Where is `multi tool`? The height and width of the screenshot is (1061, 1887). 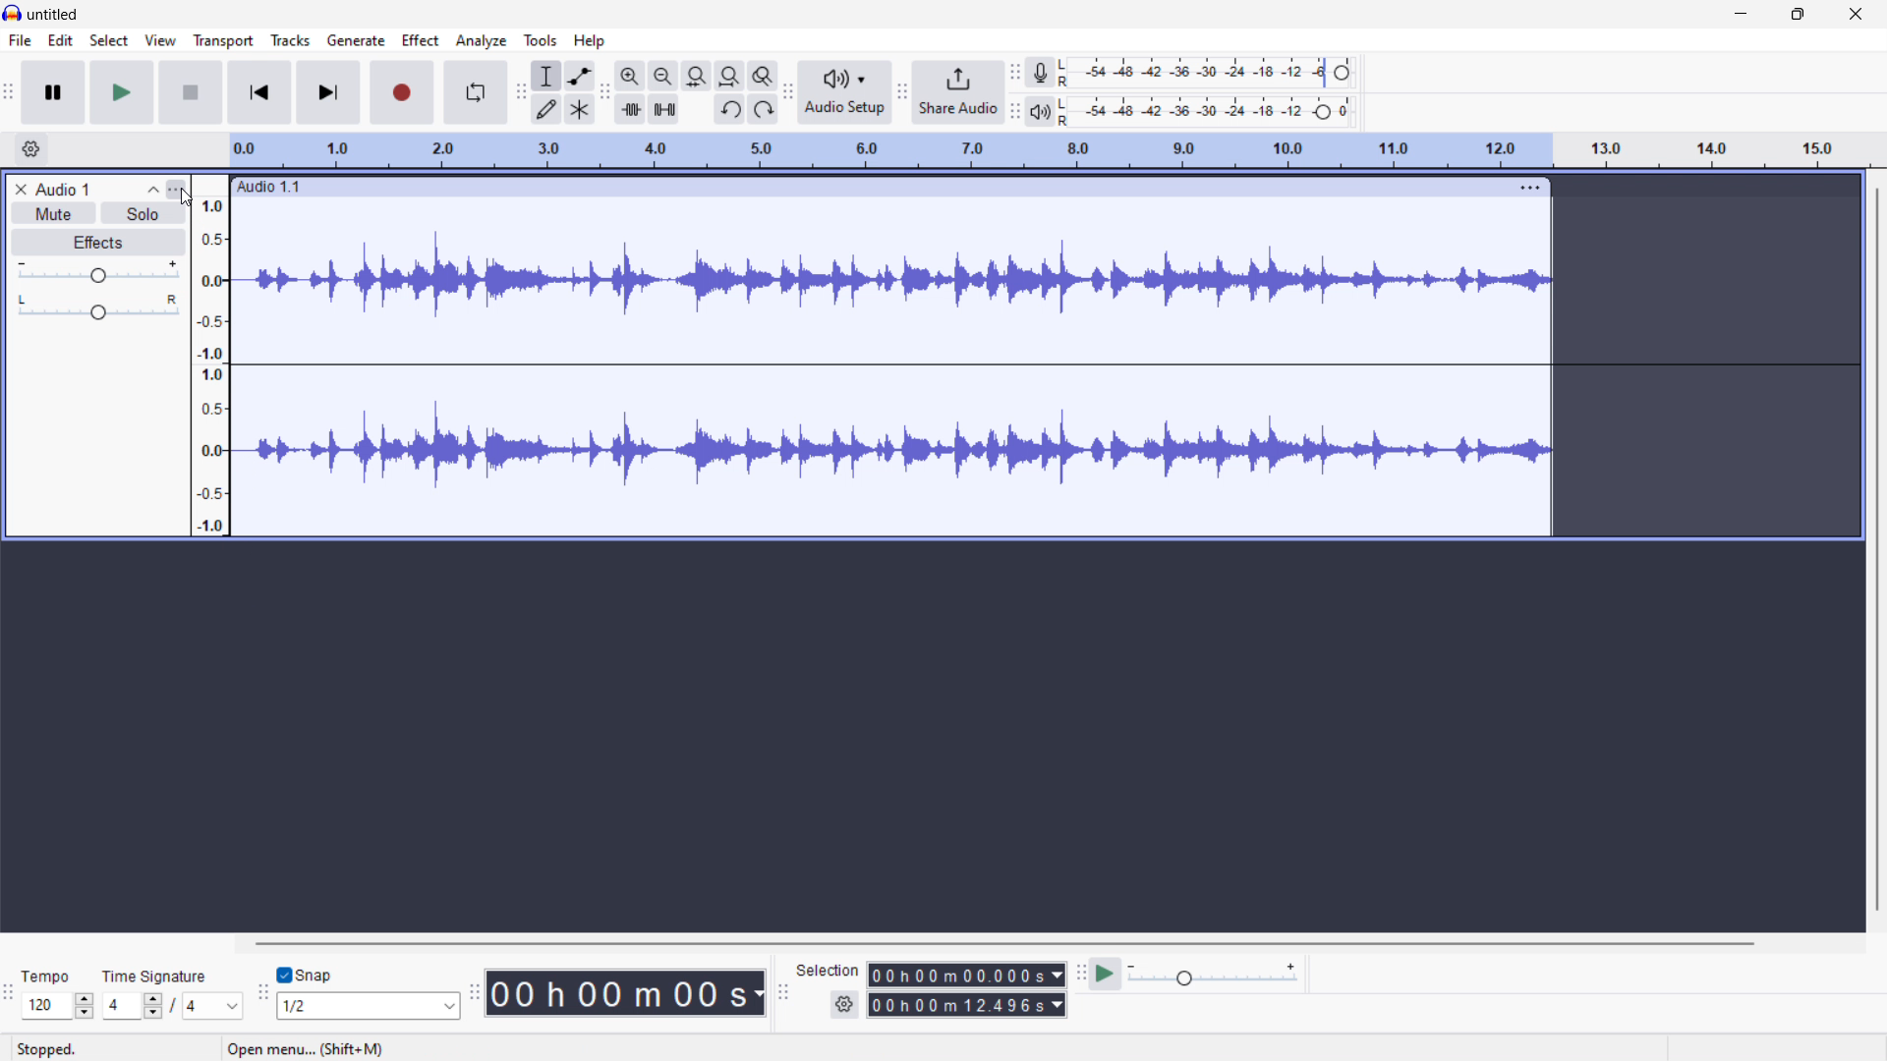
multi tool is located at coordinates (581, 109).